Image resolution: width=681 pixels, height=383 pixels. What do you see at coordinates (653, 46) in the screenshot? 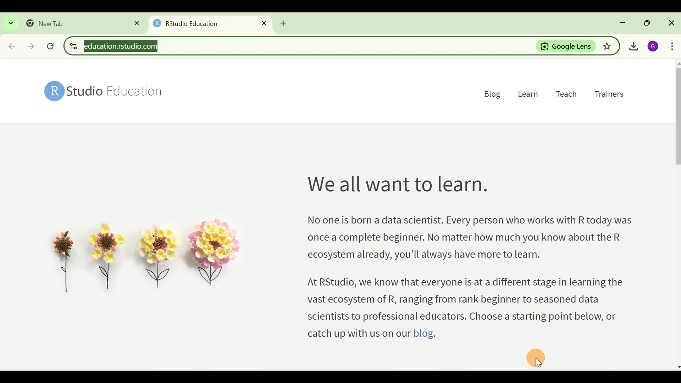
I see `Account information` at bounding box center [653, 46].